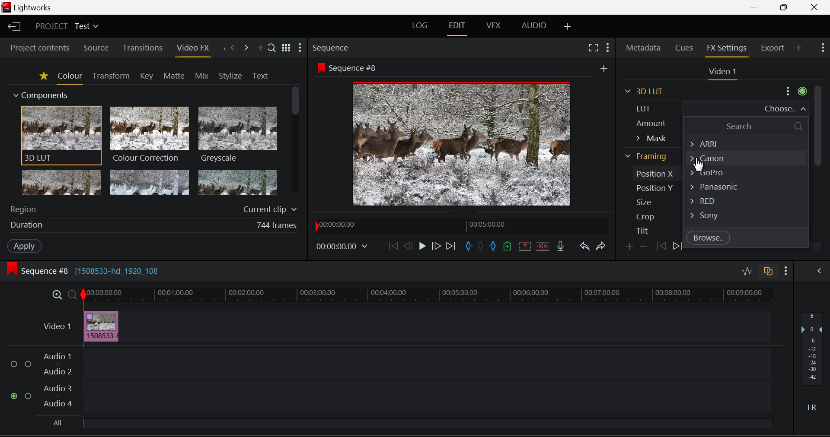 This screenshot has width=830, height=437. What do you see at coordinates (653, 188) in the screenshot?
I see `Position Y` at bounding box center [653, 188].